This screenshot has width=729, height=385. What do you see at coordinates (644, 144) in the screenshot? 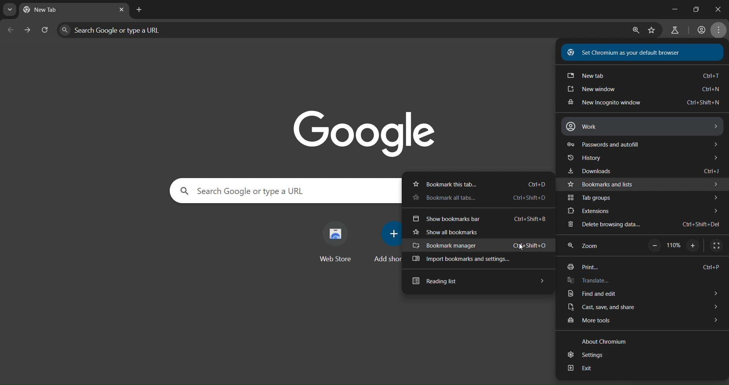
I see `passwords and autofill` at bounding box center [644, 144].